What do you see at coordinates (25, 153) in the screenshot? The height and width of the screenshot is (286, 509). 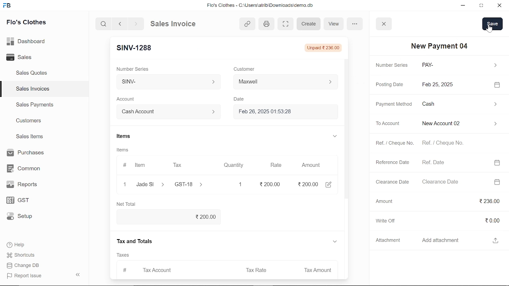 I see `Purchases` at bounding box center [25, 153].